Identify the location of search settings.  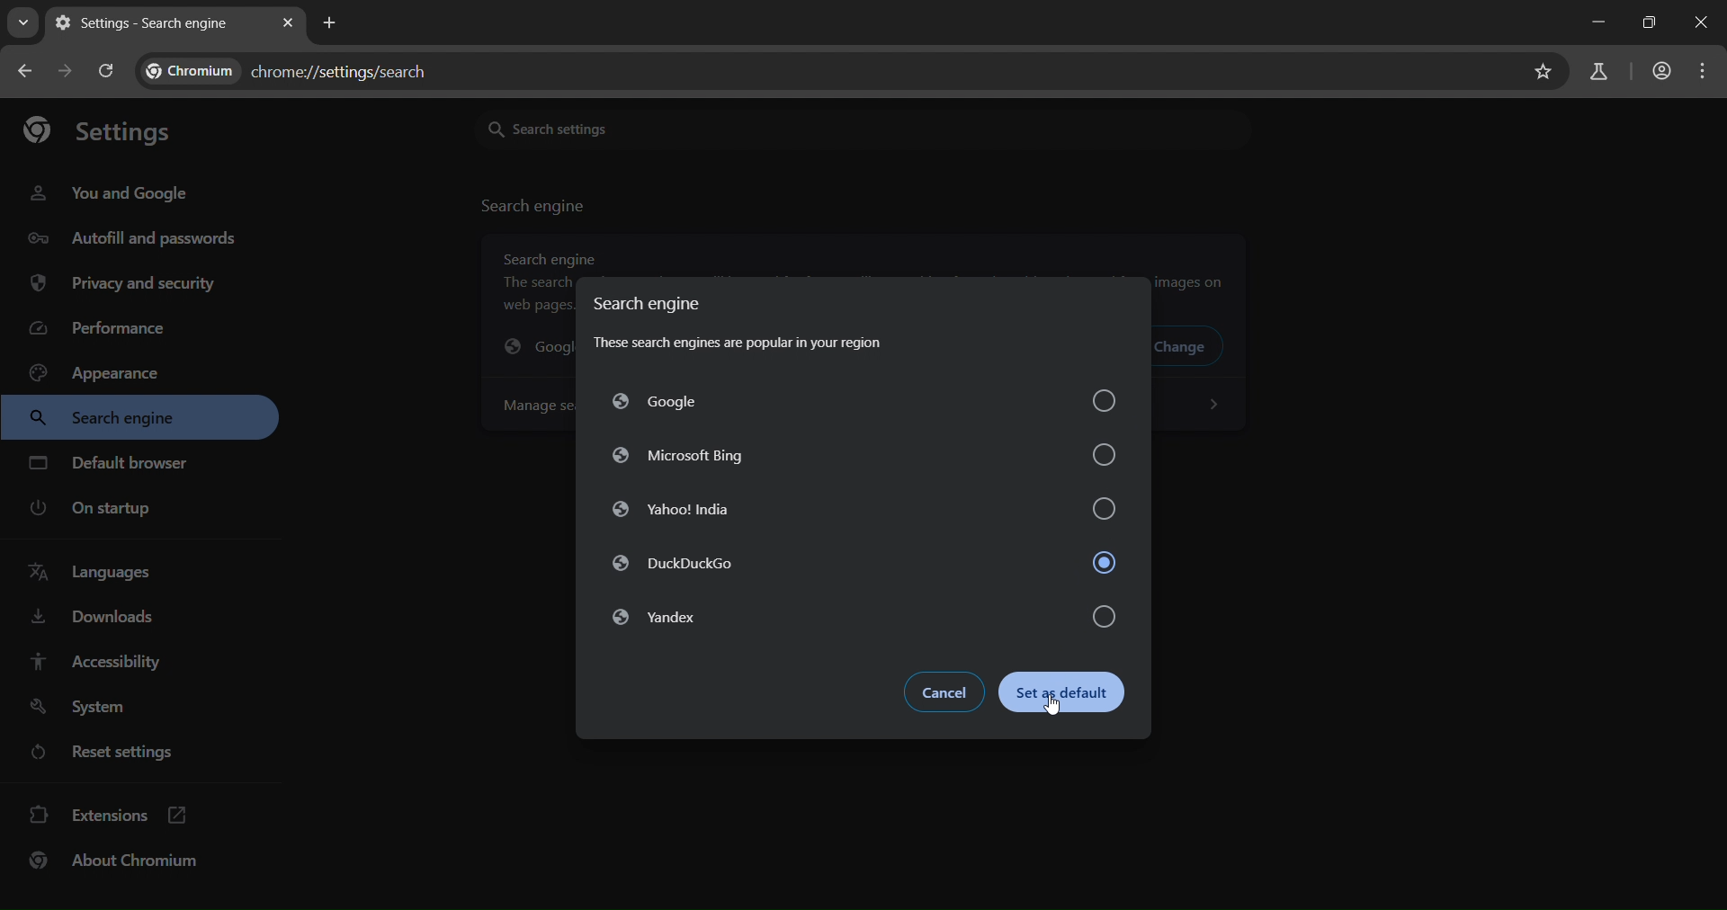
(693, 128).